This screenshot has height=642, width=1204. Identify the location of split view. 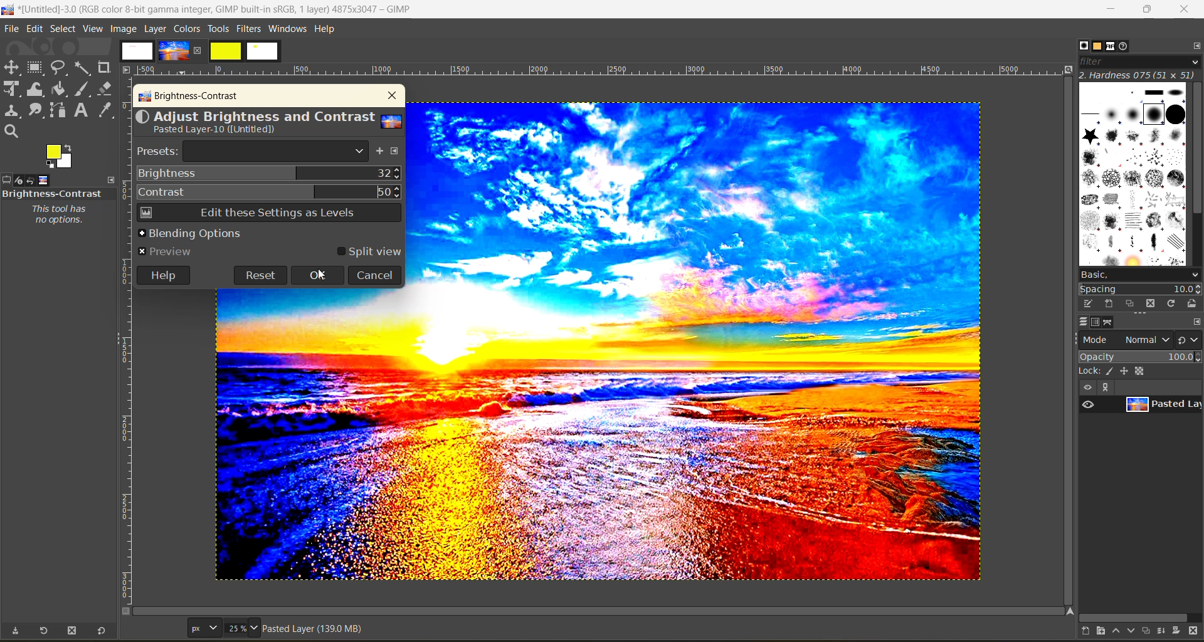
(369, 252).